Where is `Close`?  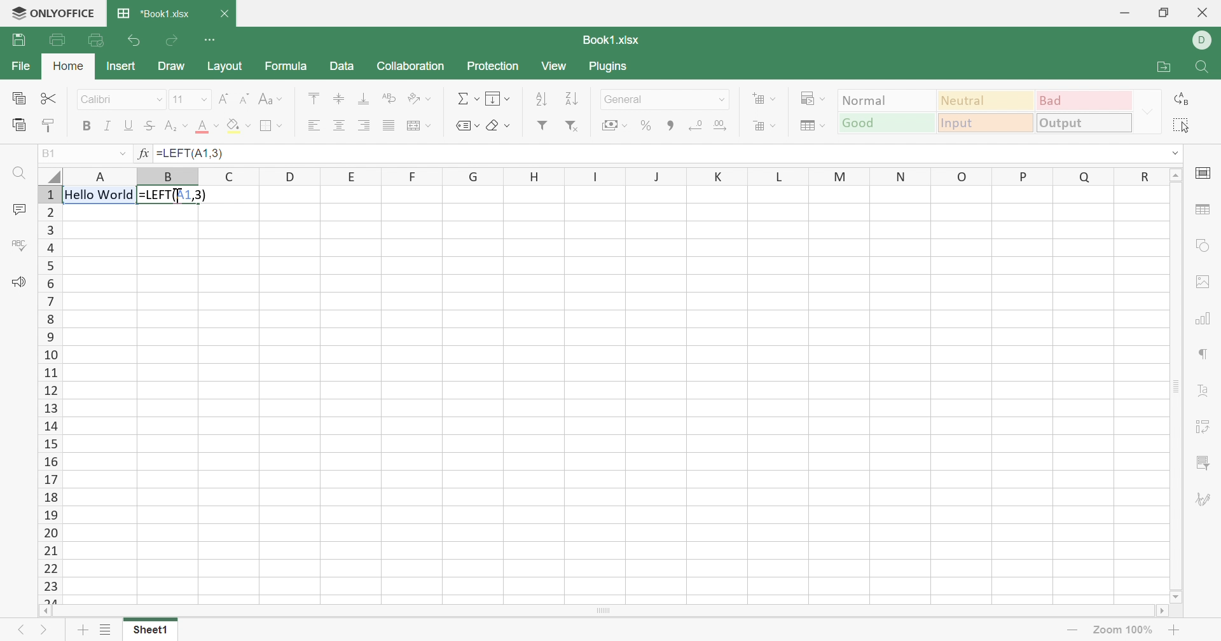
Close is located at coordinates (225, 15).